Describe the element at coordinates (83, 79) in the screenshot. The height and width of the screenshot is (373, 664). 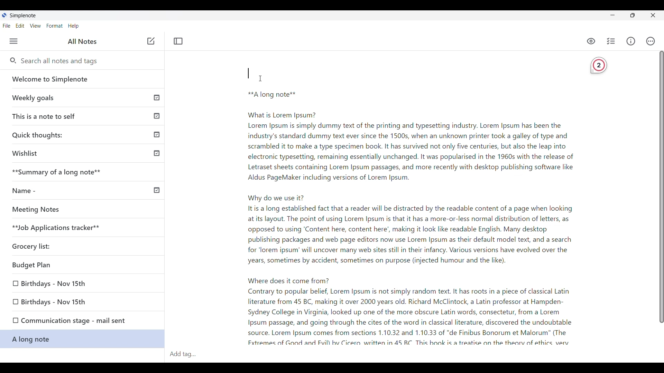
I see `Welcome to Simplenote` at that location.